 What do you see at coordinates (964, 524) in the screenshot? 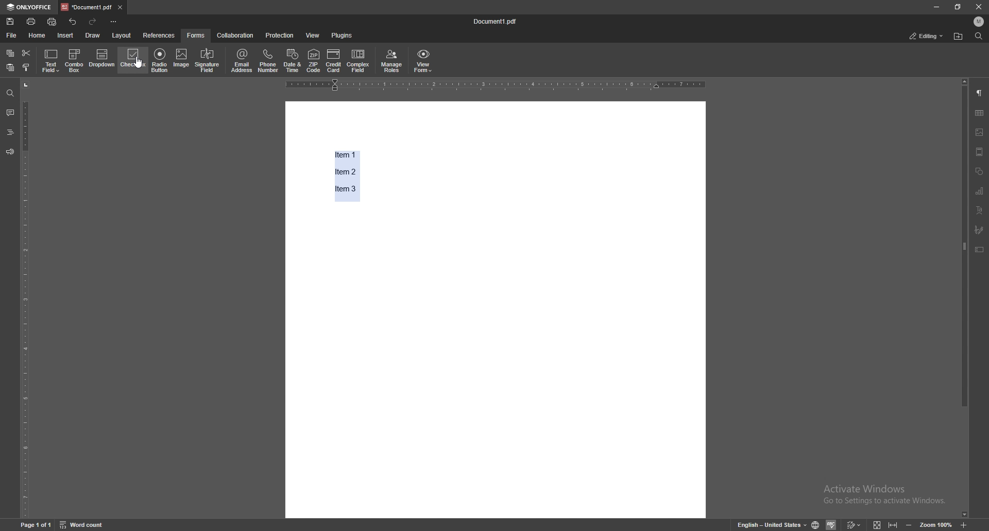
I see `zoom in` at bounding box center [964, 524].